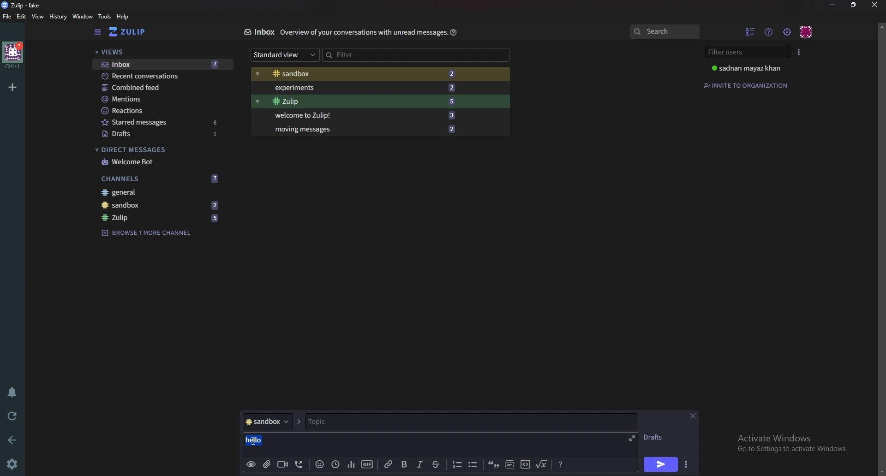  I want to click on #sandbox, so click(272, 421).